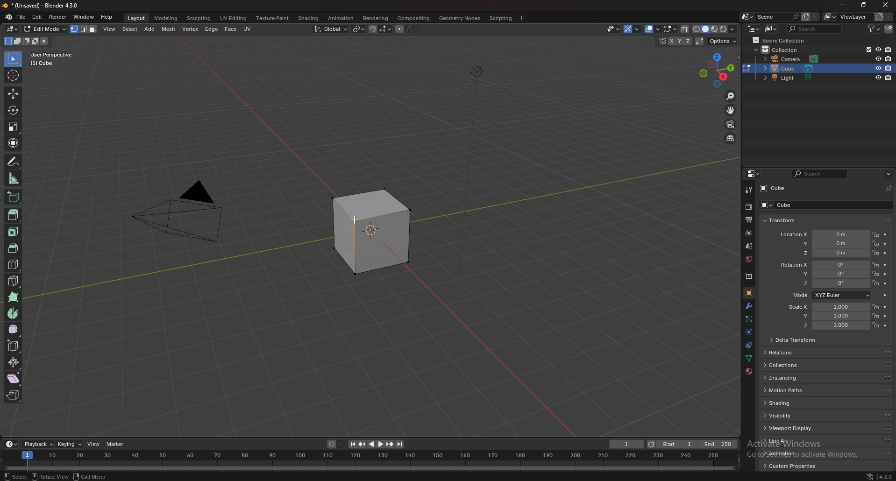 The image size is (896, 481). I want to click on filter, so click(875, 28).